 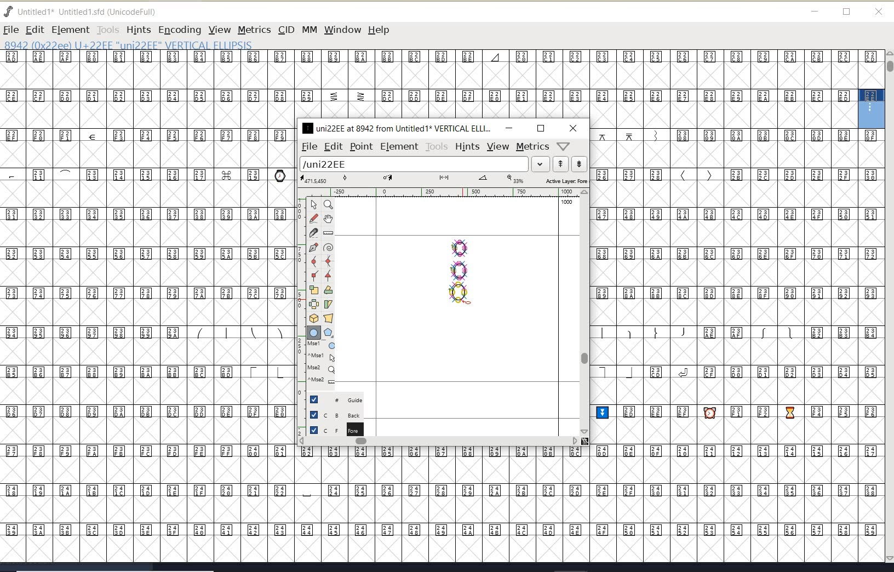 I want to click on cut splines in two, so click(x=313, y=232).